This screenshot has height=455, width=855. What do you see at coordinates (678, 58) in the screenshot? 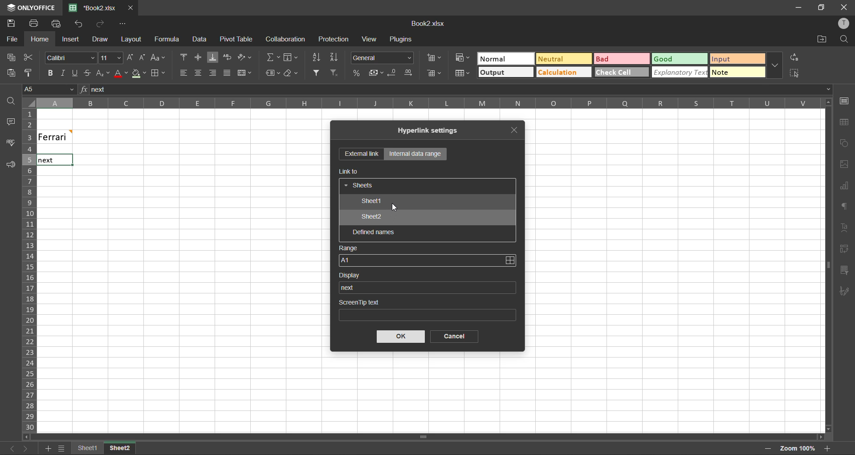
I see `good` at bounding box center [678, 58].